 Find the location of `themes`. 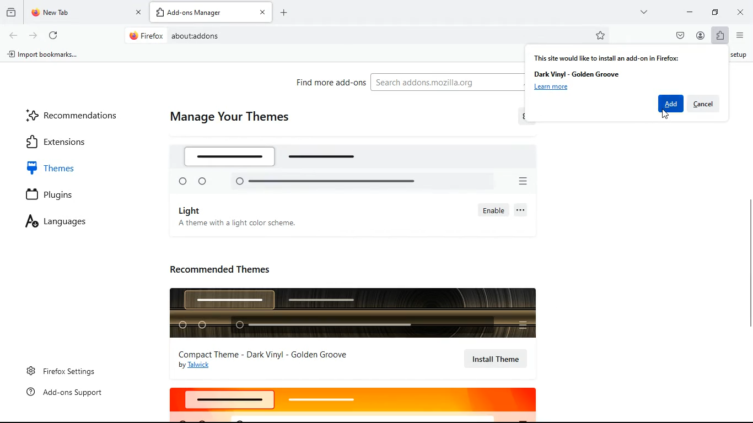

themes is located at coordinates (60, 168).